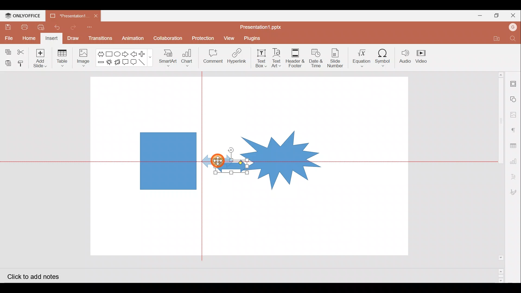  Describe the element at coordinates (425, 57) in the screenshot. I see `Video` at that location.